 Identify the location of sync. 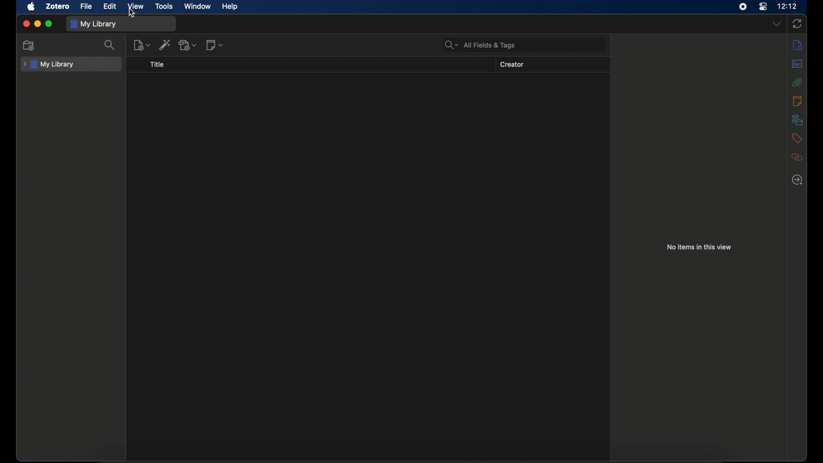
(797, 24).